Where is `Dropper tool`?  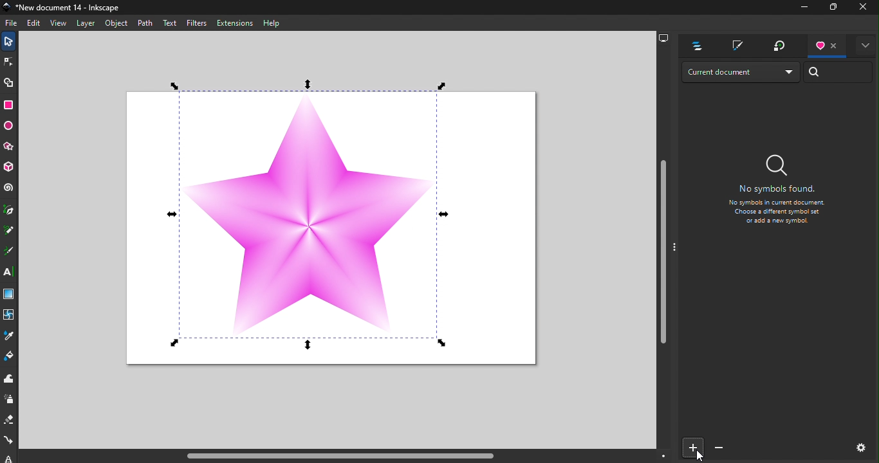
Dropper tool is located at coordinates (8, 335).